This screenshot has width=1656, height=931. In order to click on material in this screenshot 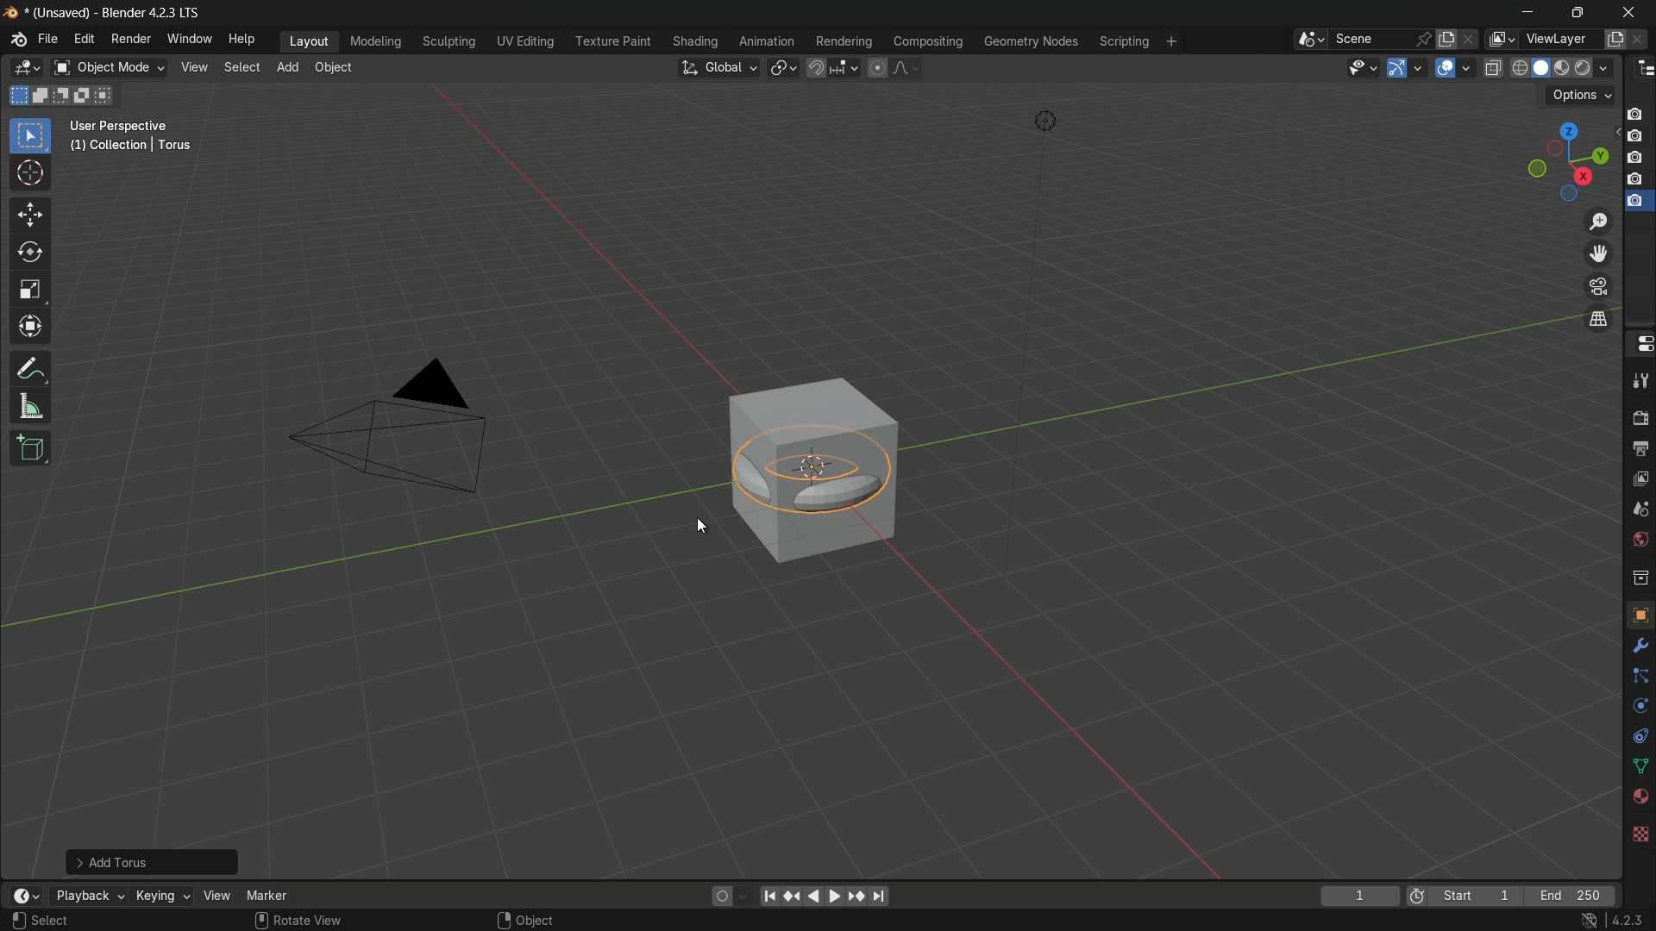, I will do `click(1640, 795)`.